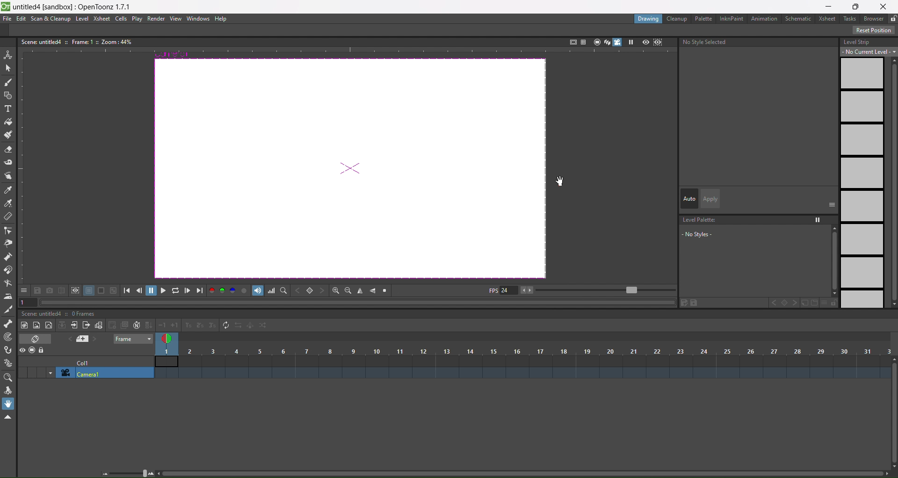  Describe the element at coordinates (348, 290) in the screenshot. I see `zoom out` at that location.